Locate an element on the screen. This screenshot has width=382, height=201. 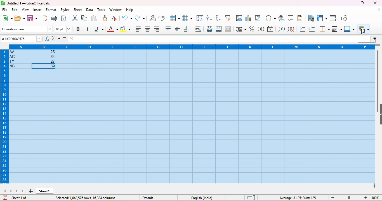
column headings is located at coordinates (190, 47).